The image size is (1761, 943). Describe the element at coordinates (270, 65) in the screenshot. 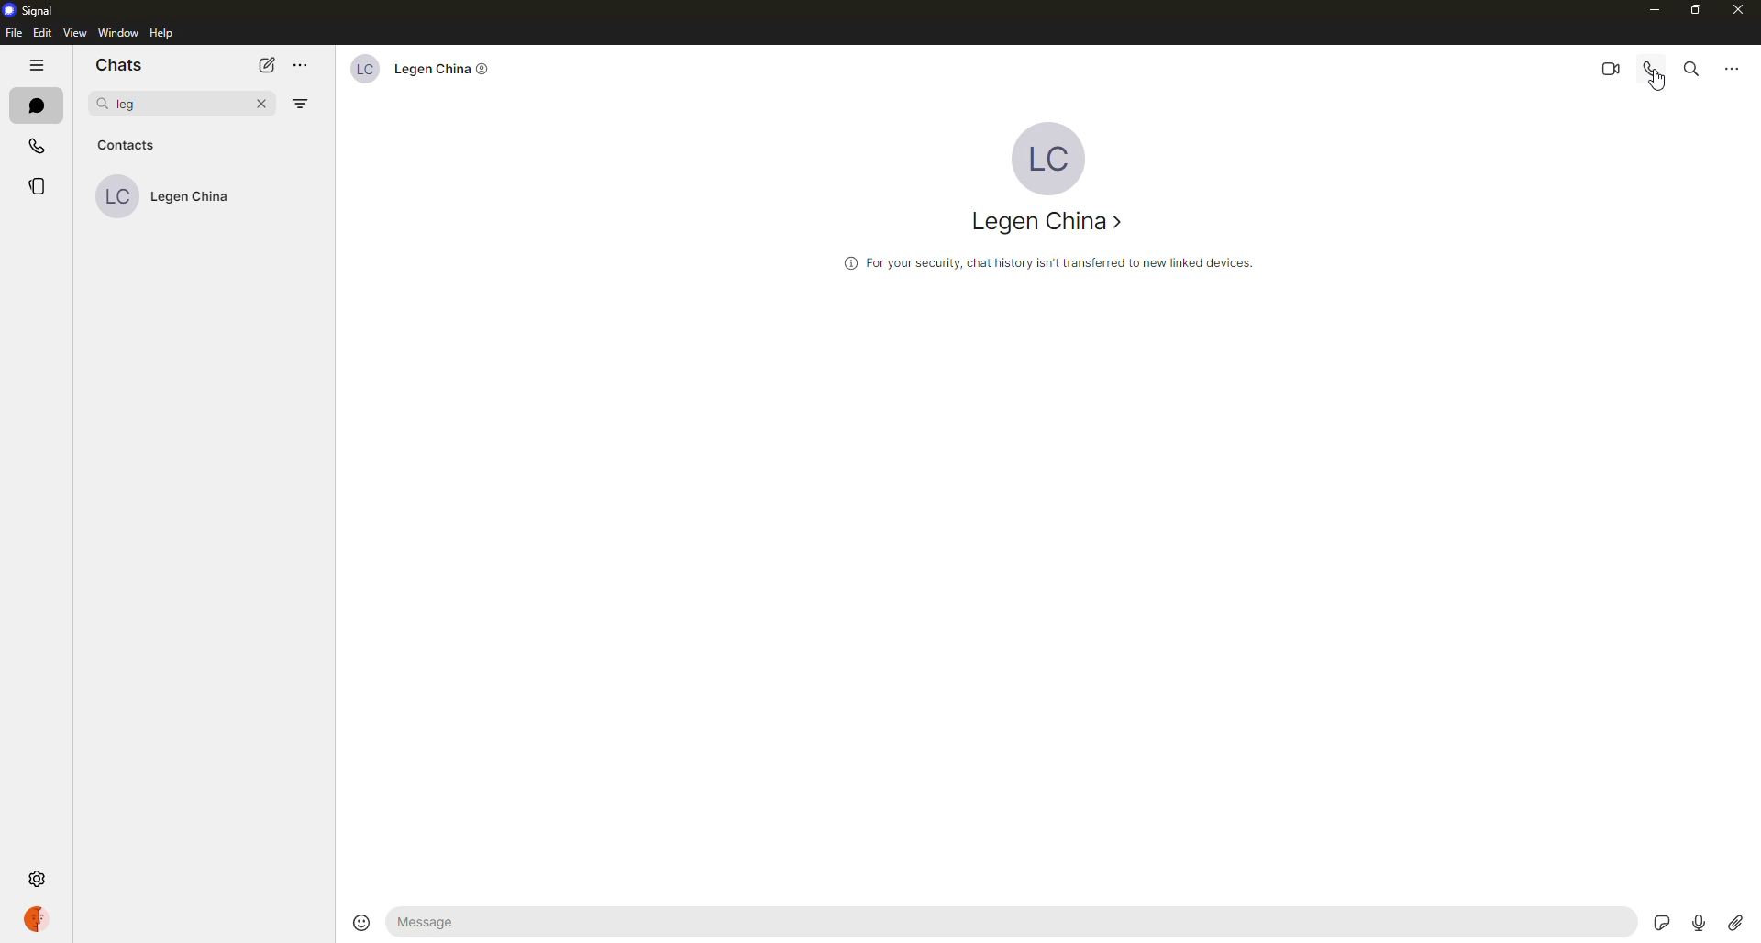

I see `new chat` at that location.